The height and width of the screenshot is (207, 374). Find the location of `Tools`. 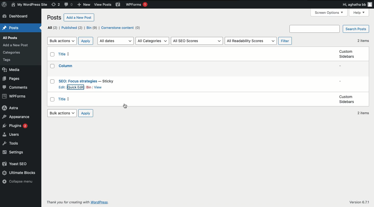

Tools is located at coordinates (12, 144).